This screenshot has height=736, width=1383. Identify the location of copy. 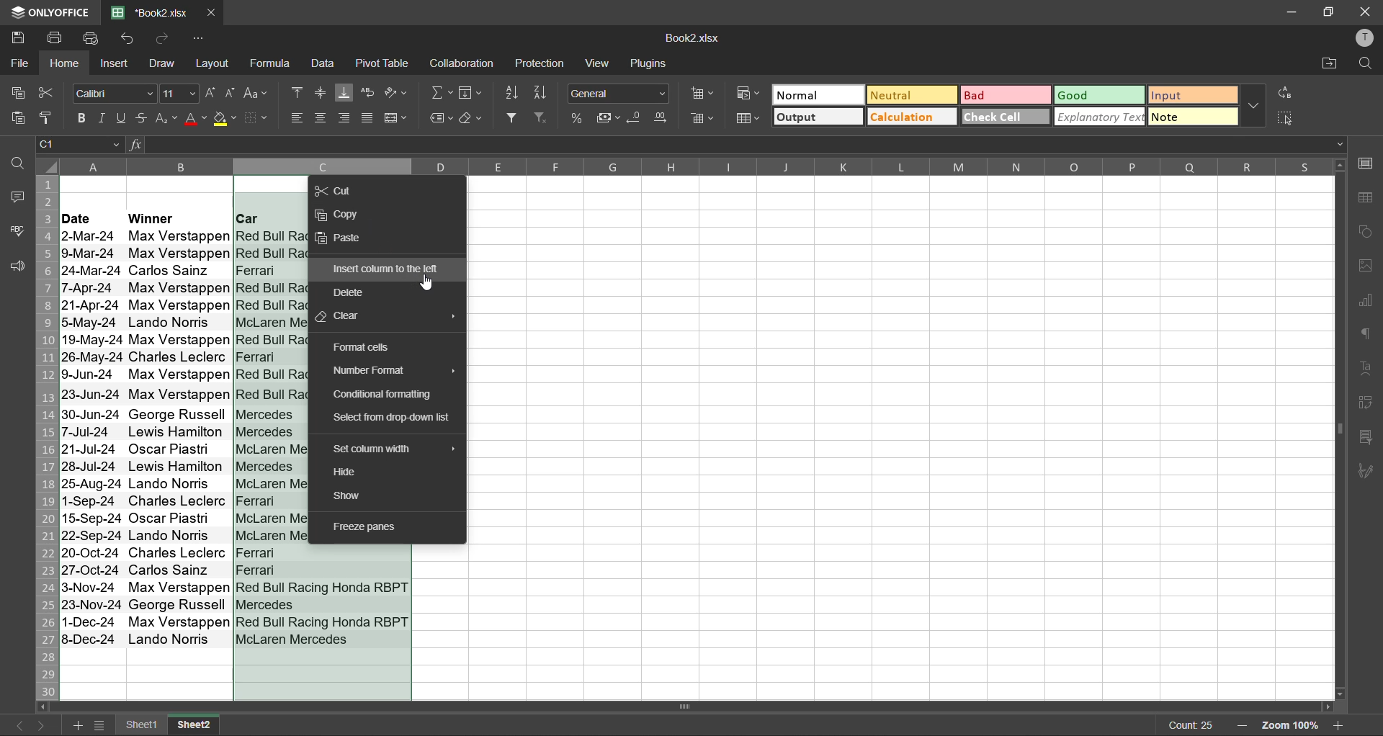
(21, 93).